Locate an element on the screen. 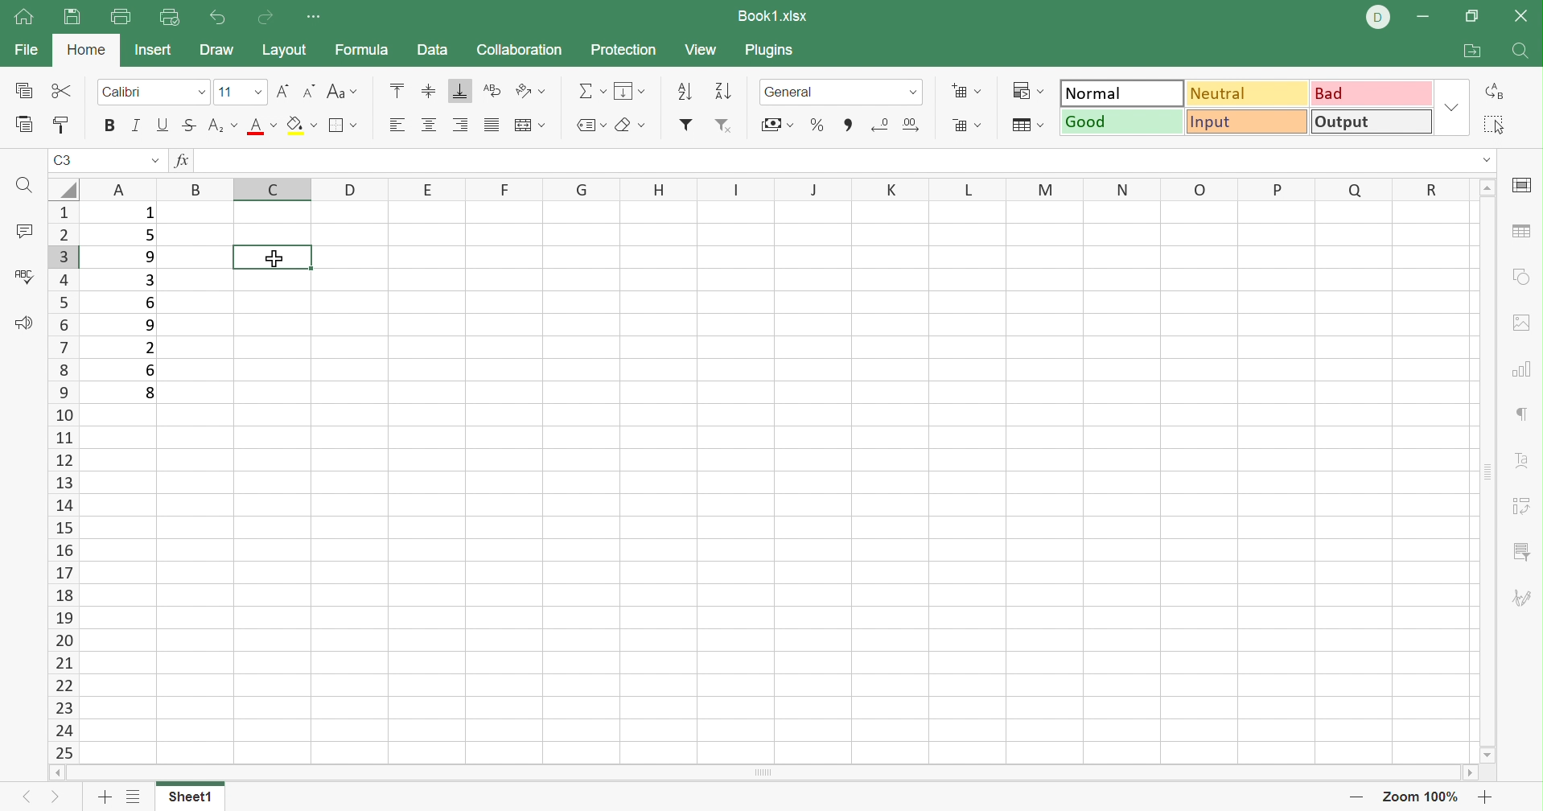 Image resolution: width=1543 pixels, height=811 pixels. Named ranges is located at coordinates (589, 126).